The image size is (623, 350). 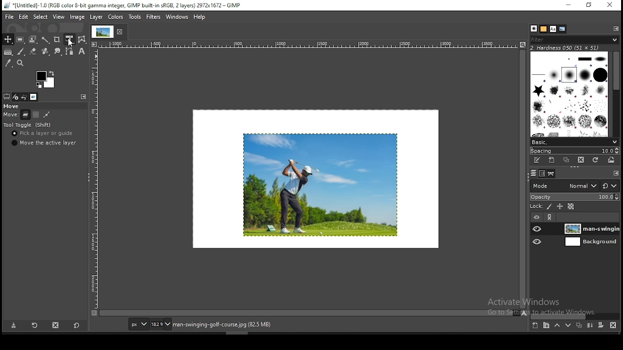 What do you see at coordinates (538, 162) in the screenshot?
I see `edit this brush` at bounding box center [538, 162].